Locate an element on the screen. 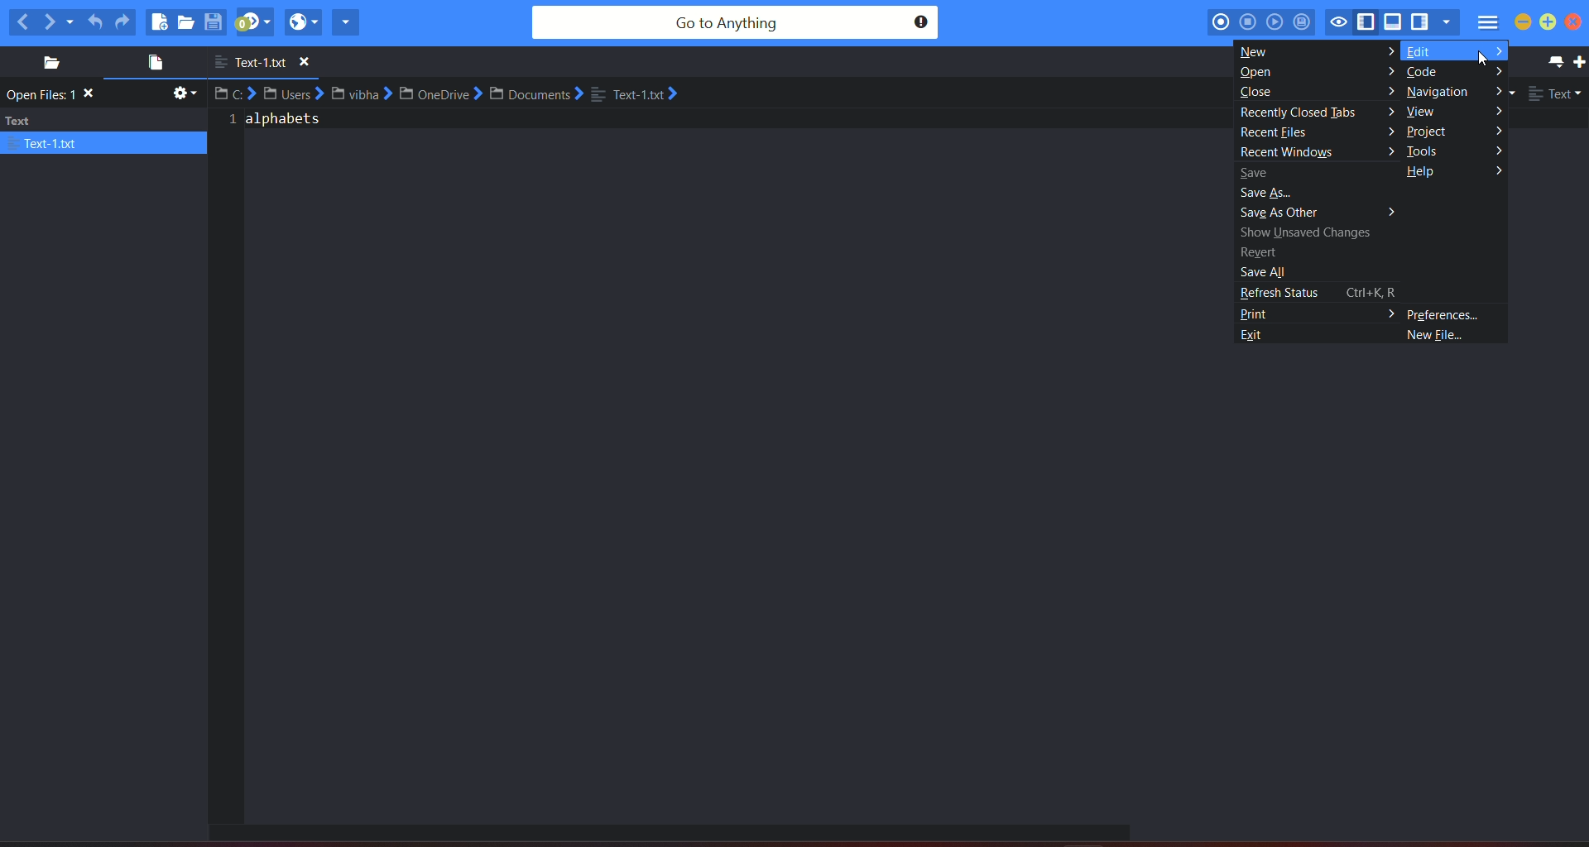 This screenshot has width=1589, height=847. file name is located at coordinates (269, 63).